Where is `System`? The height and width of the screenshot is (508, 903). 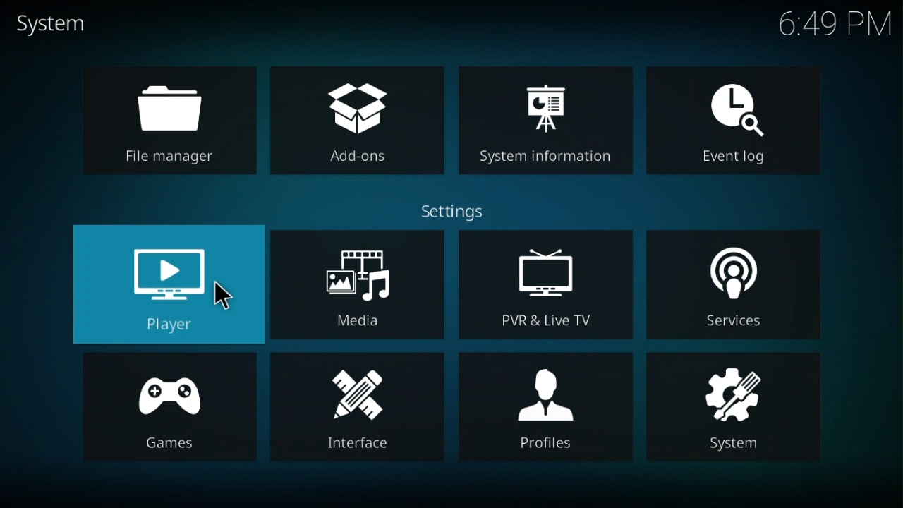 System is located at coordinates (60, 20).